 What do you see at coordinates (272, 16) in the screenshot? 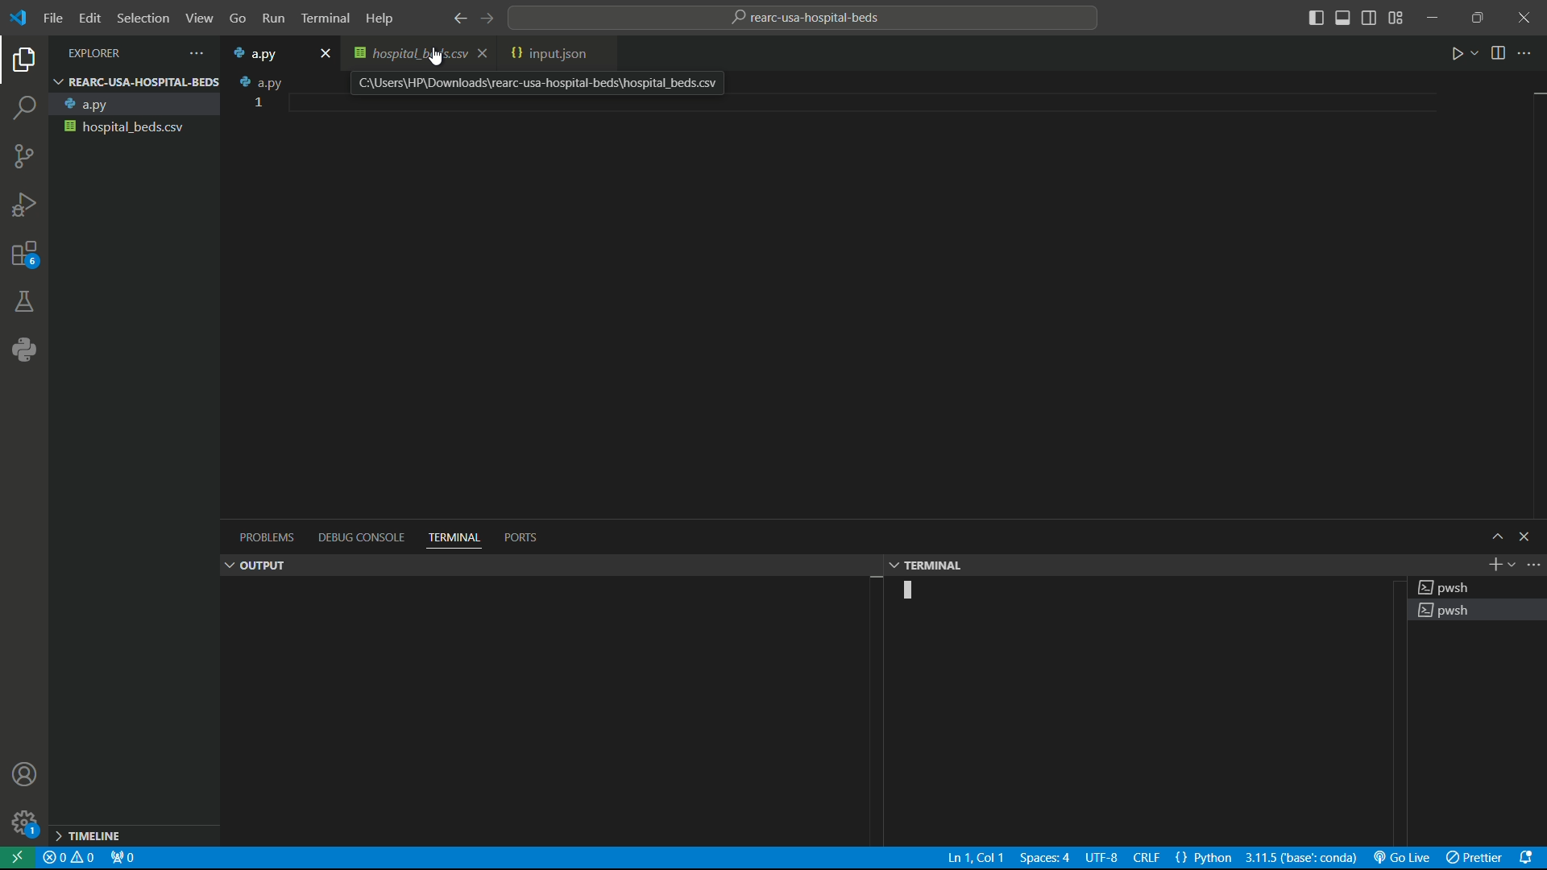
I see `run menu` at bounding box center [272, 16].